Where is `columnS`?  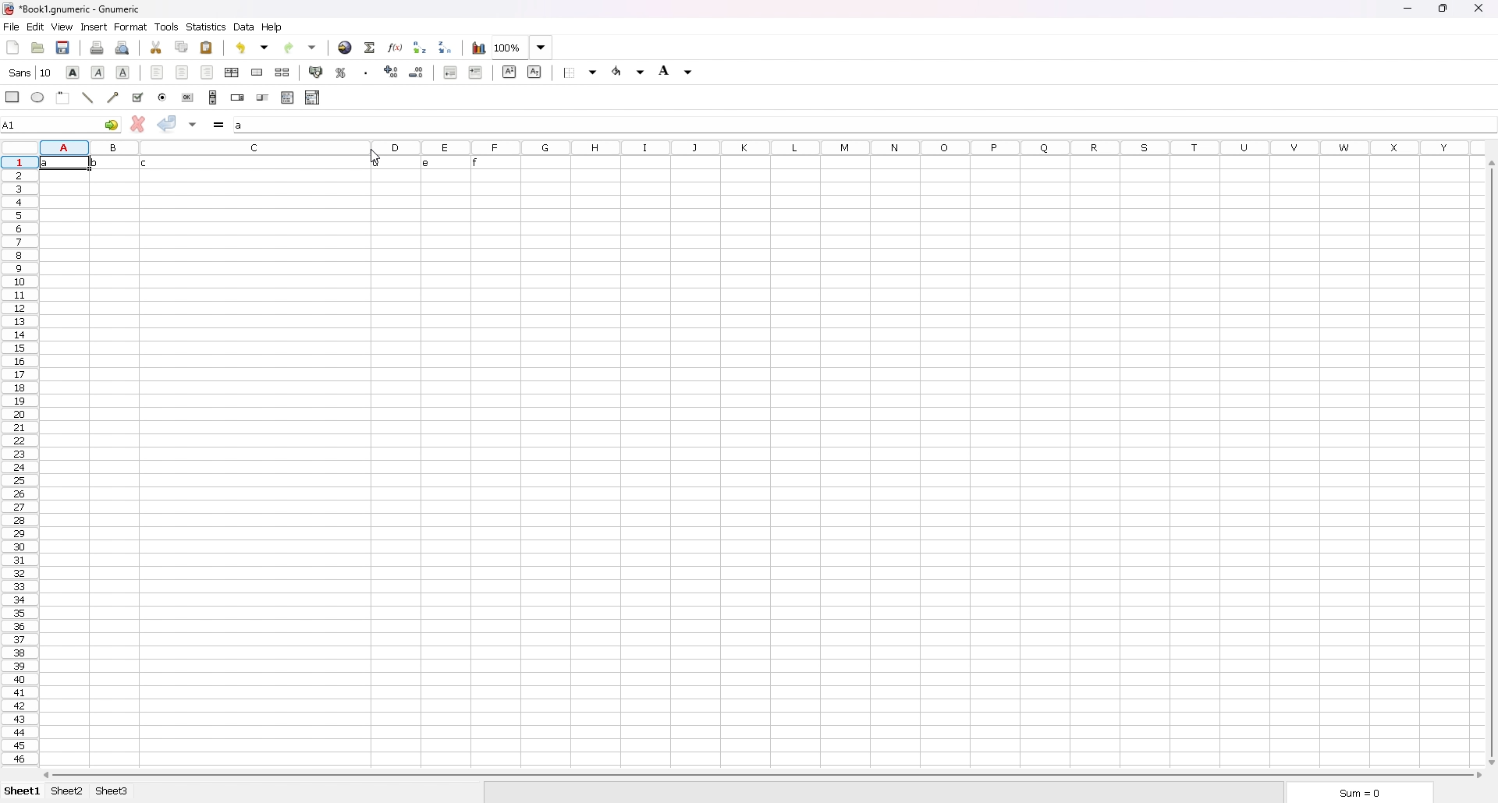
columnS is located at coordinates (761, 145).